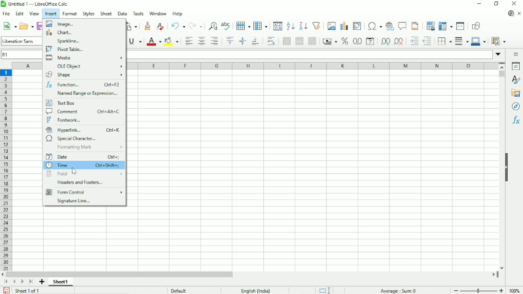  What do you see at coordinates (477, 26) in the screenshot?
I see `Show draw functions ` at bounding box center [477, 26].